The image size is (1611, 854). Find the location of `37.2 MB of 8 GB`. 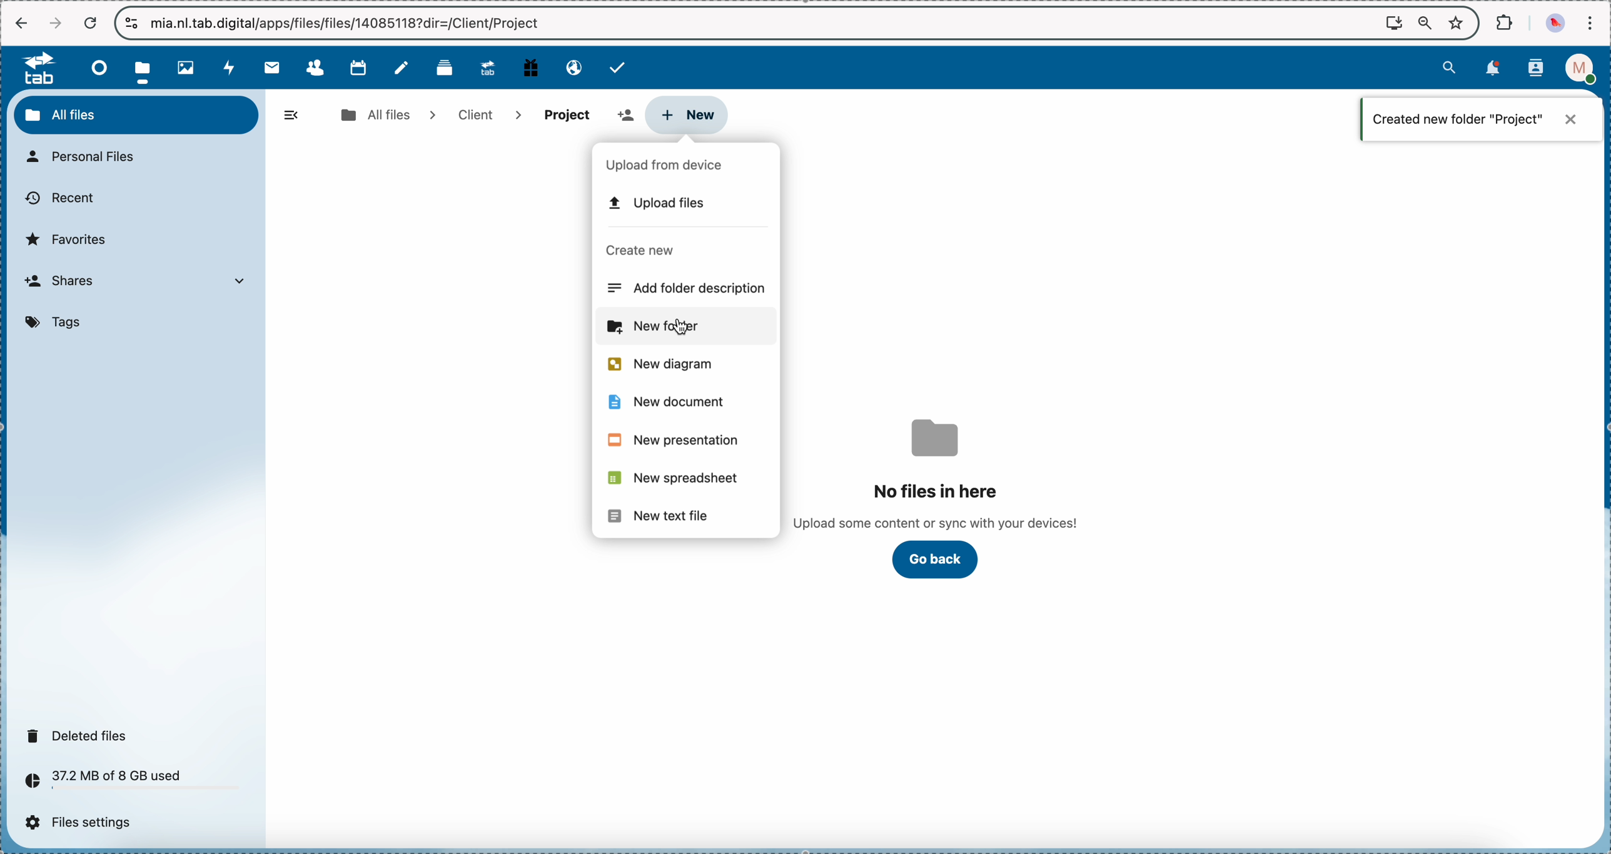

37.2 MB of 8 GB is located at coordinates (99, 783).